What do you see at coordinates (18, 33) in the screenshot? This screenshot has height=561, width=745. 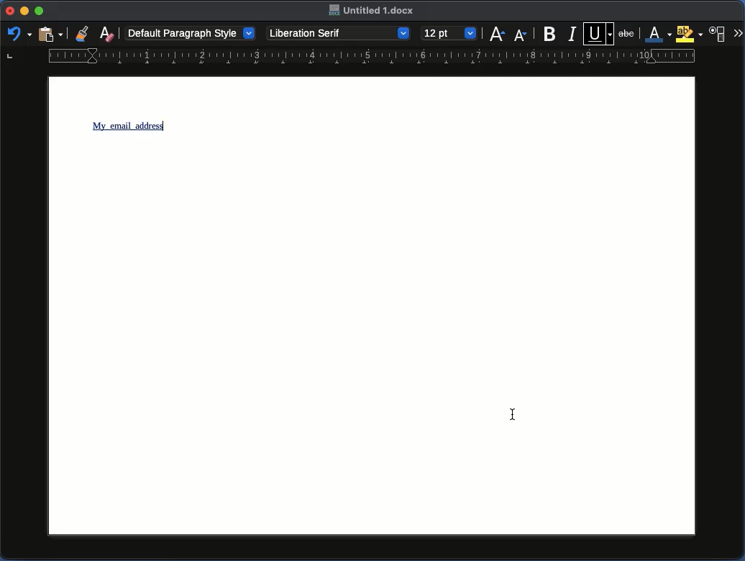 I see `Redo` at bounding box center [18, 33].